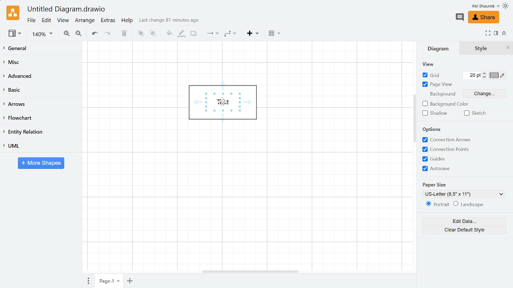  What do you see at coordinates (464, 194) in the screenshot?
I see `Current paper size` at bounding box center [464, 194].